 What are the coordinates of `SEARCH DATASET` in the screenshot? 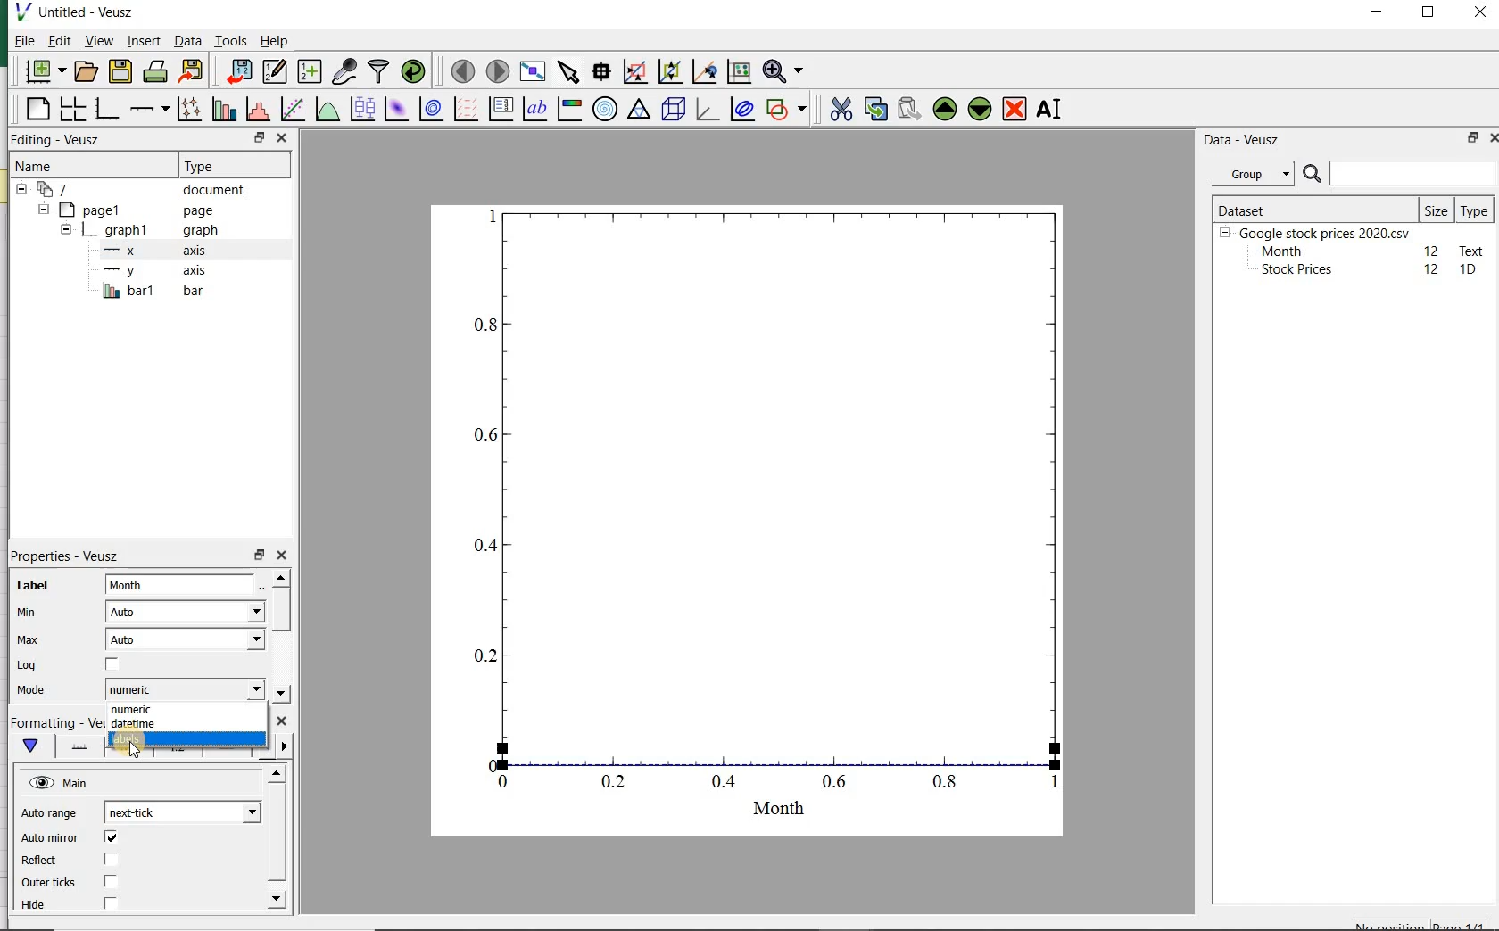 It's located at (1399, 173).